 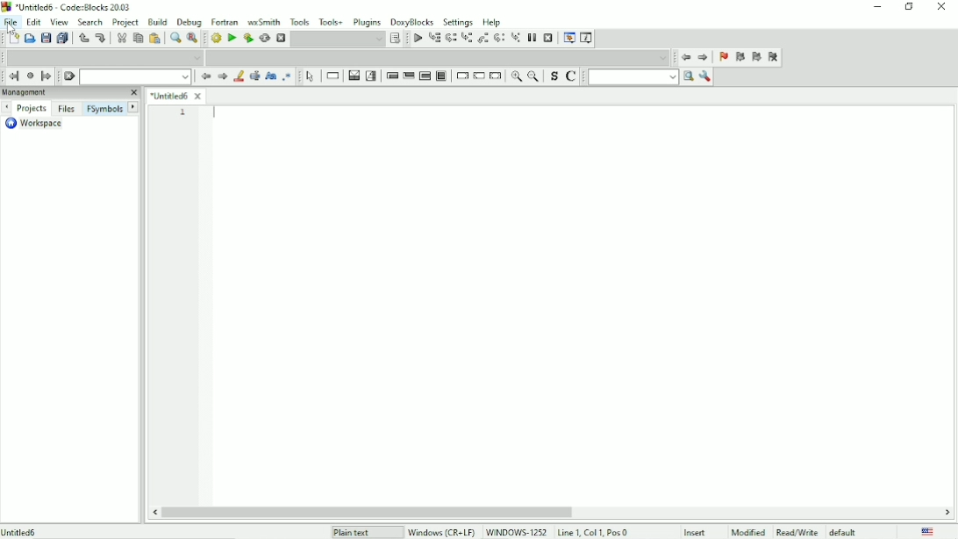 I want to click on Horizontal scrollbar, so click(x=366, y=511).